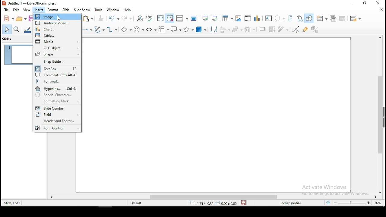 This screenshot has width=386, height=217. Describe the element at coordinates (353, 3) in the screenshot. I see `minimize` at that location.